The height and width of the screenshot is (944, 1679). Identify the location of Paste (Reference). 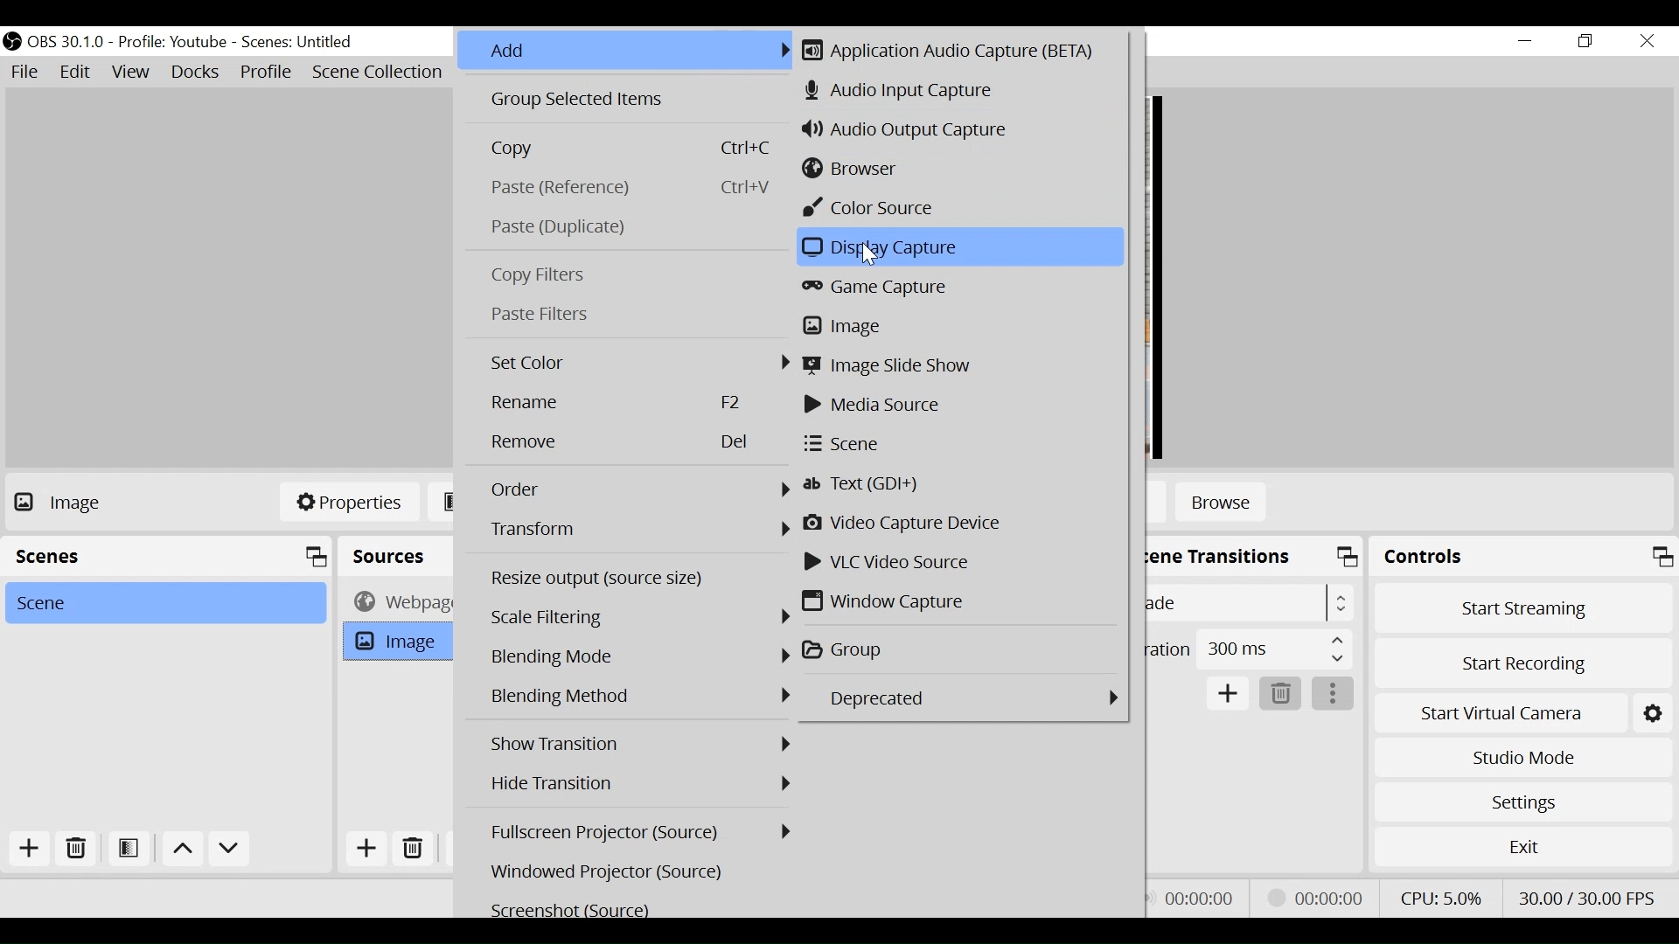
(627, 188).